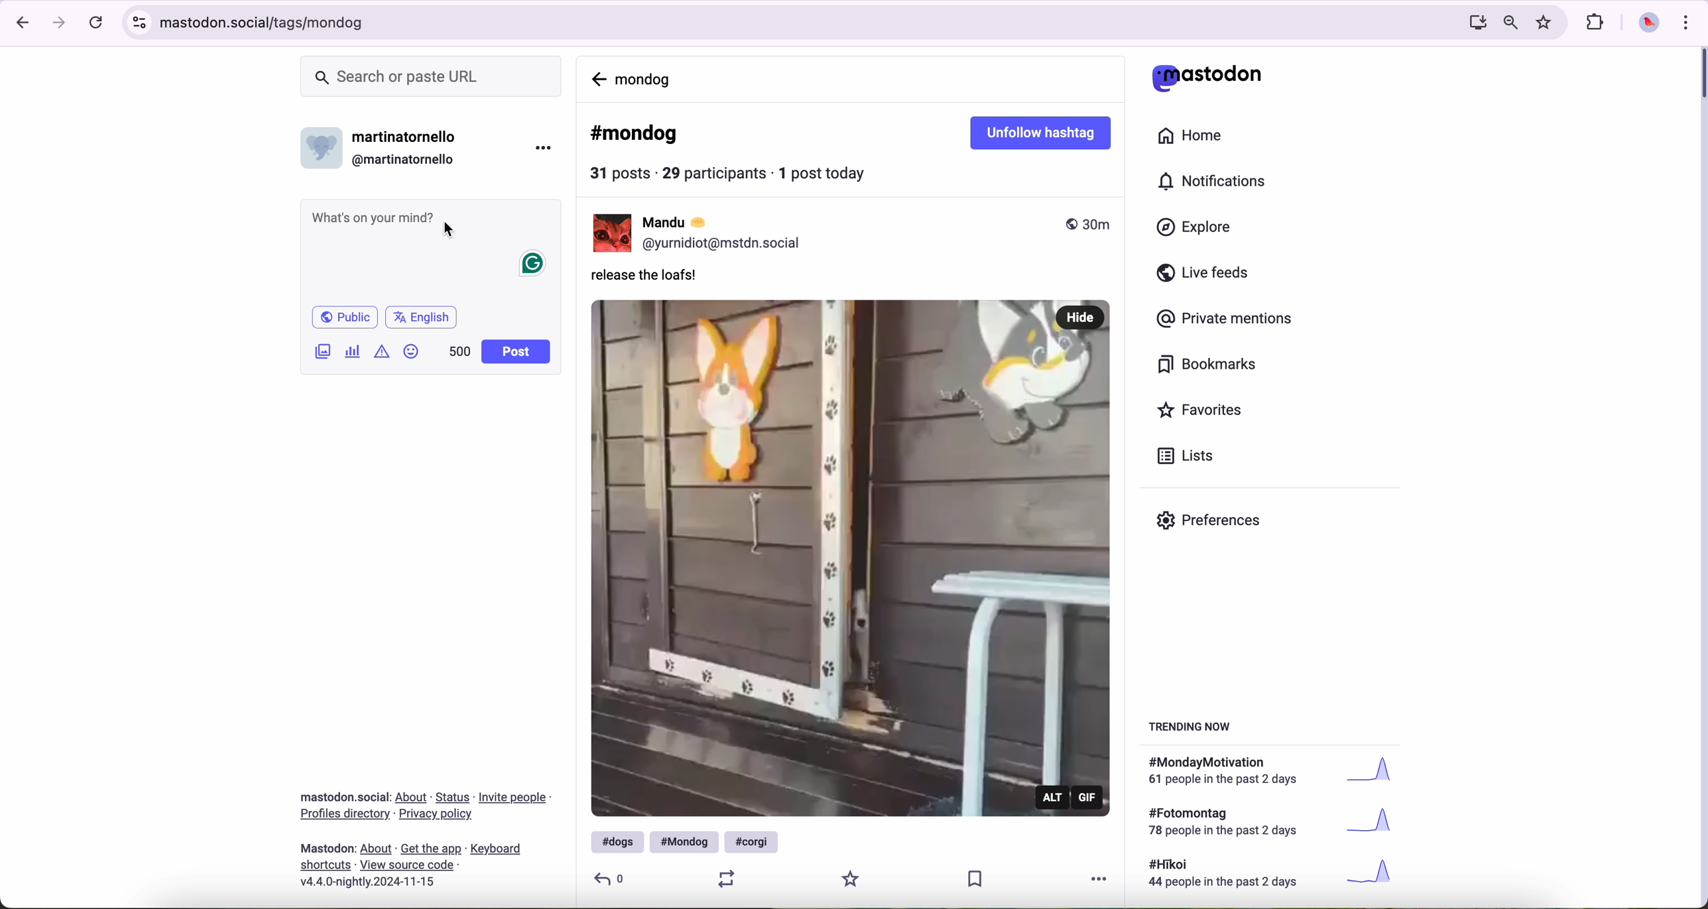 This screenshot has width=1708, height=909. What do you see at coordinates (1044, 133) in the screenshot?
I see `unfollow hashtag` at bounding box center [1044, 133].